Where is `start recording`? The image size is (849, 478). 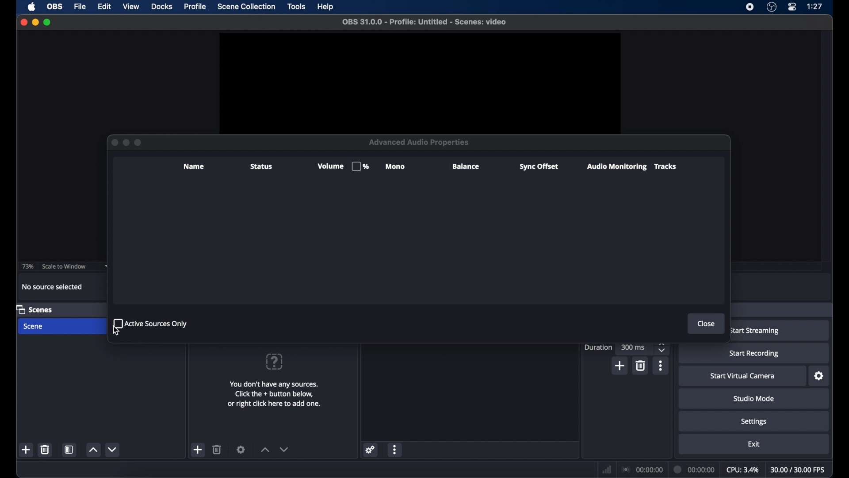 start recording is located at coordinates (756, 354).